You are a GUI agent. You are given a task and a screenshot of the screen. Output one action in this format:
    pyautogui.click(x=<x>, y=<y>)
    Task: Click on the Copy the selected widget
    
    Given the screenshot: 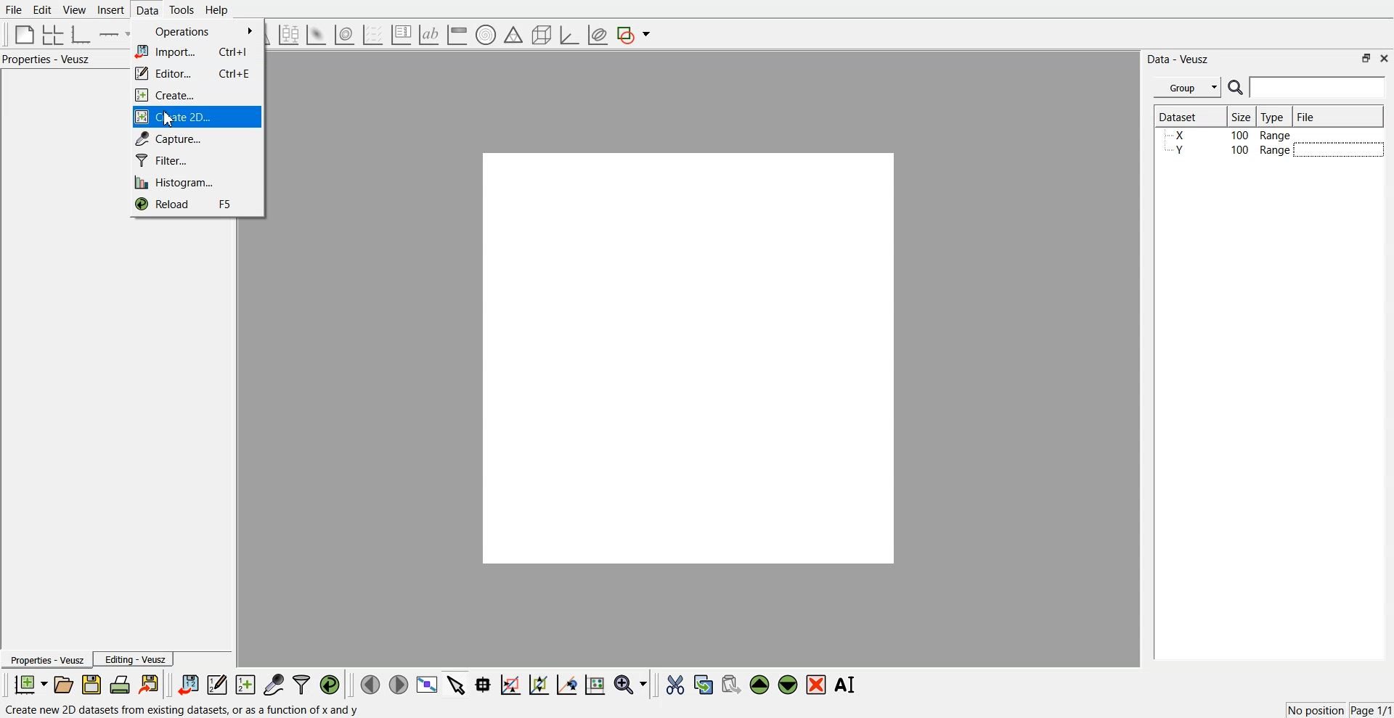 What is the action you would take?
    pyautogui.click(x=704, y=684)
    